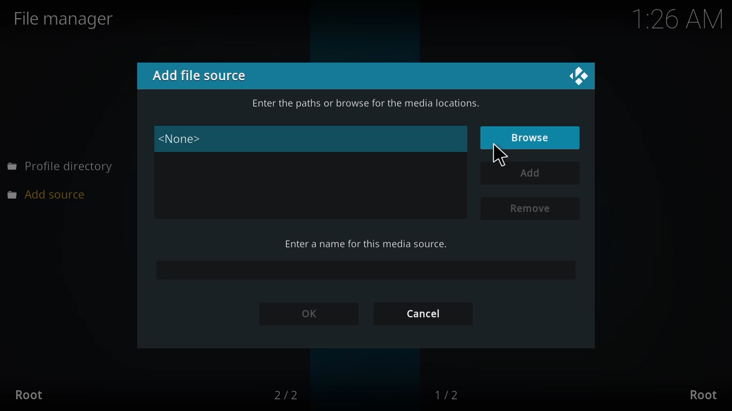  I want to click on none, so click(182, 139).